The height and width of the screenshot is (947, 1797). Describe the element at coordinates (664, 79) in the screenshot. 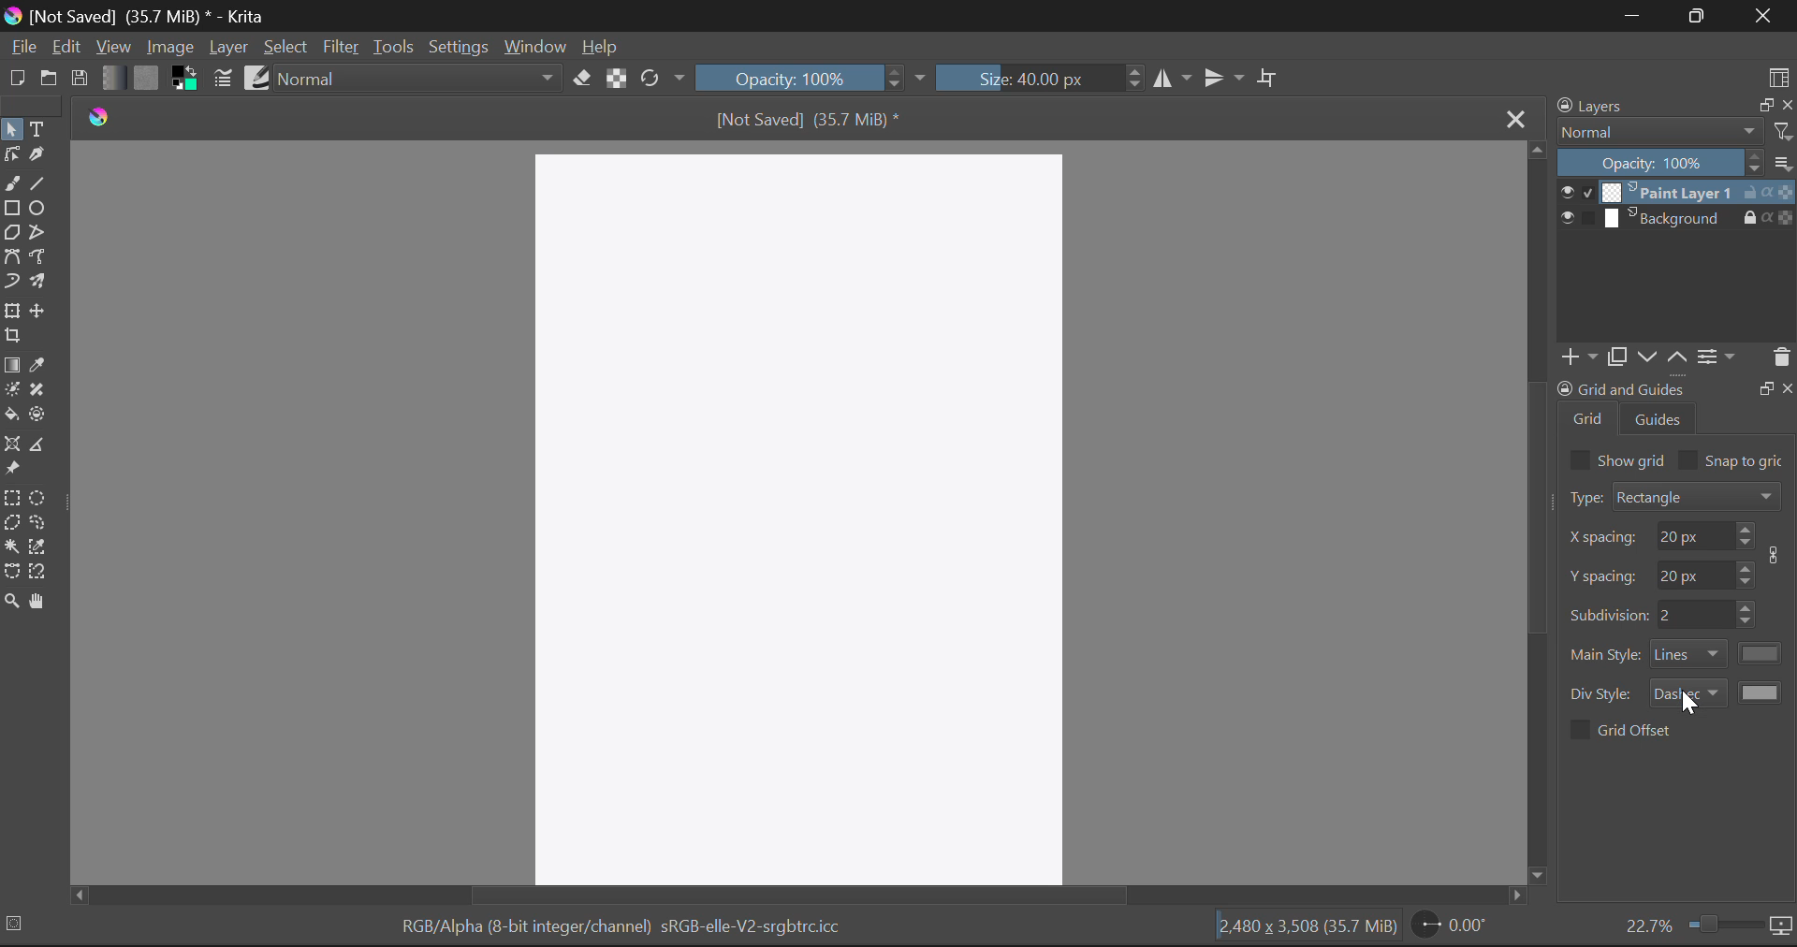

I see `Rotate` at that location.